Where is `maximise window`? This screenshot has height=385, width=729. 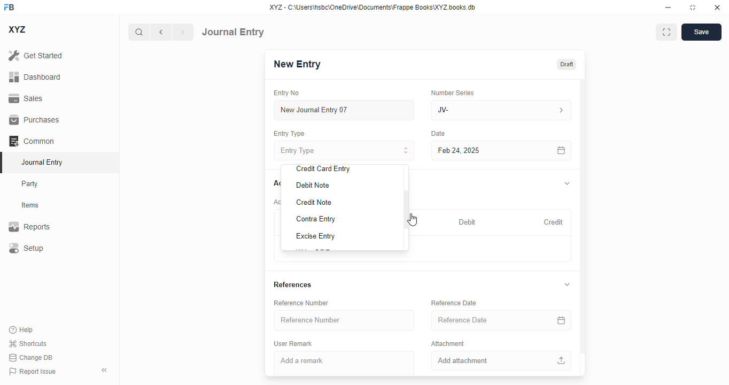 maximise window is located at coordinates (666, 32).